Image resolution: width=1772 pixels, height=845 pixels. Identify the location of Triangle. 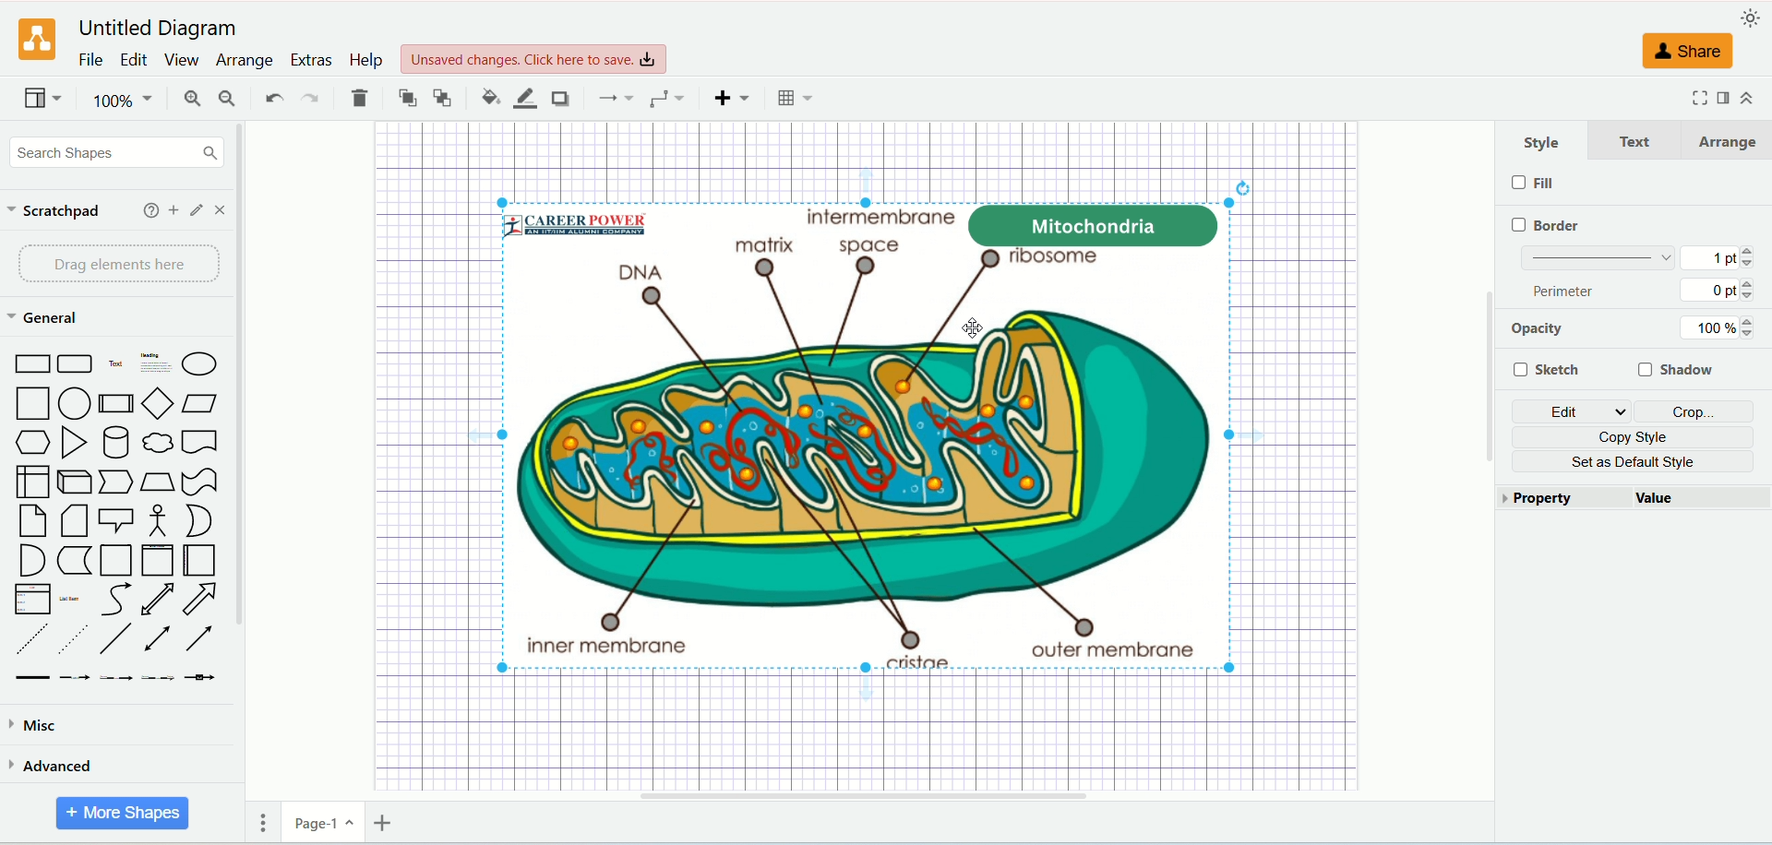
(74, 445).